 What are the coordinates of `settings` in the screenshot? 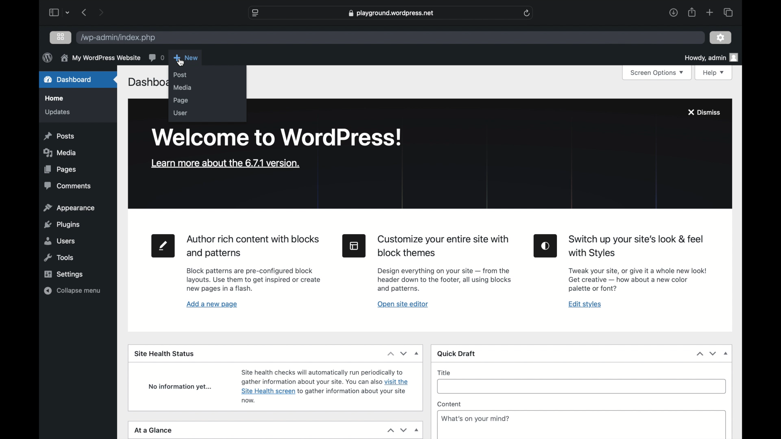 It's located at (63, 274).